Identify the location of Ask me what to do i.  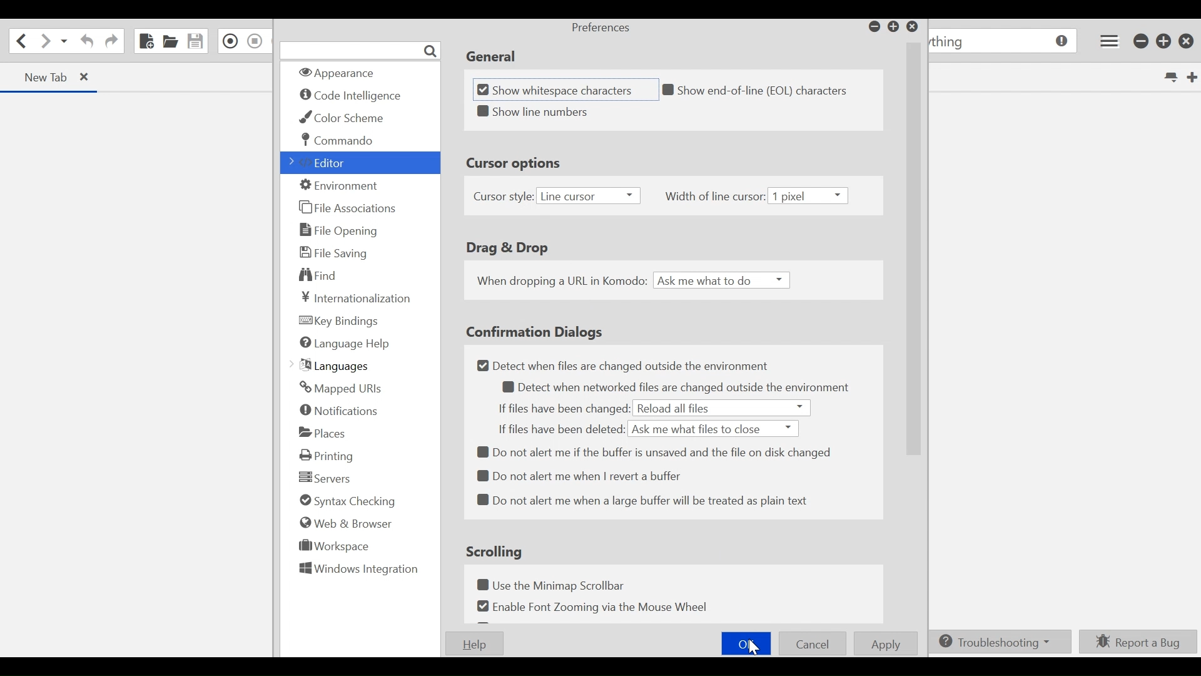
(721, 280).